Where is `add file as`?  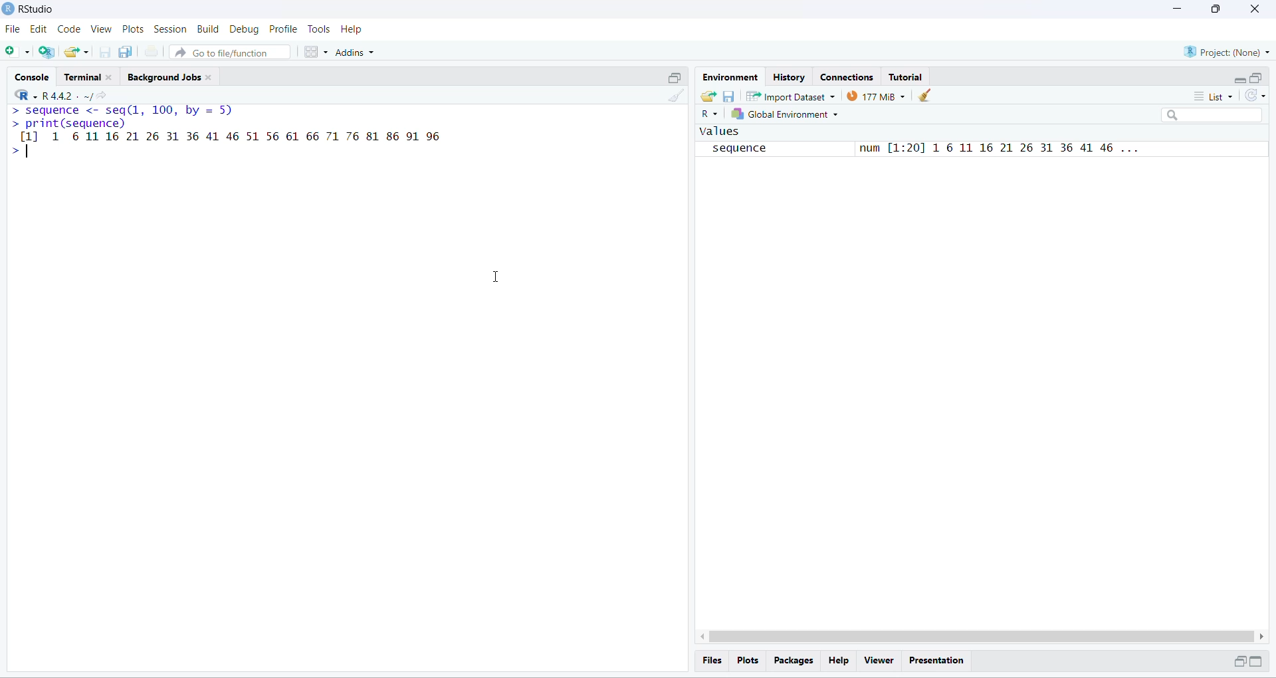
add file as is located at coordinates (19, 52).